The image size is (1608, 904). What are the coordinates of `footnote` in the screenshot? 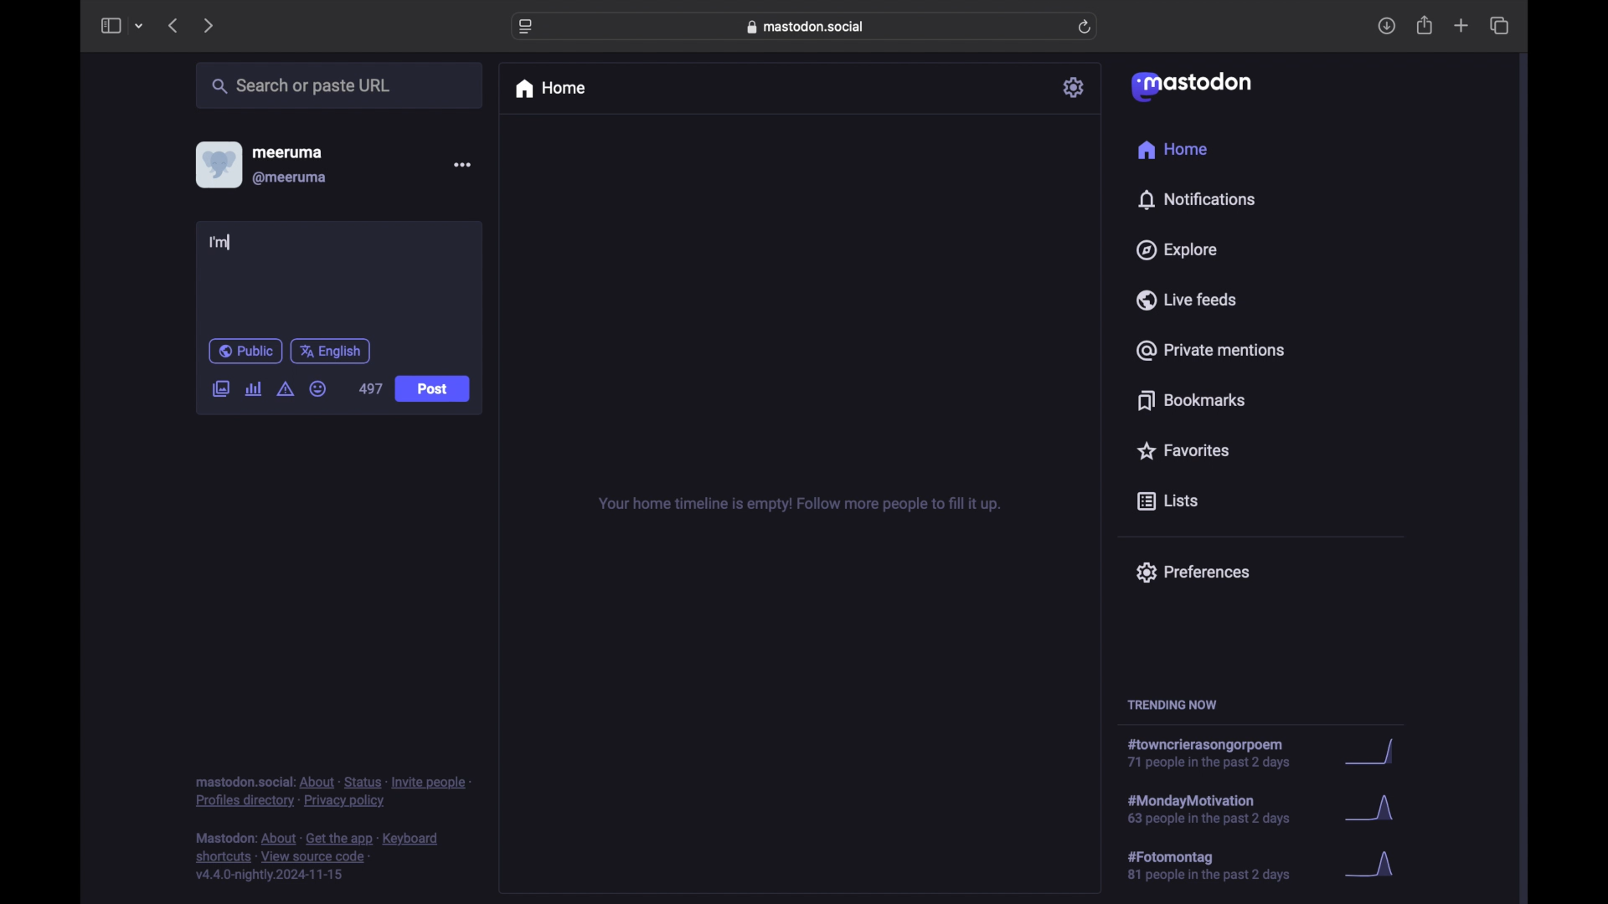 It's located at (332, 793).